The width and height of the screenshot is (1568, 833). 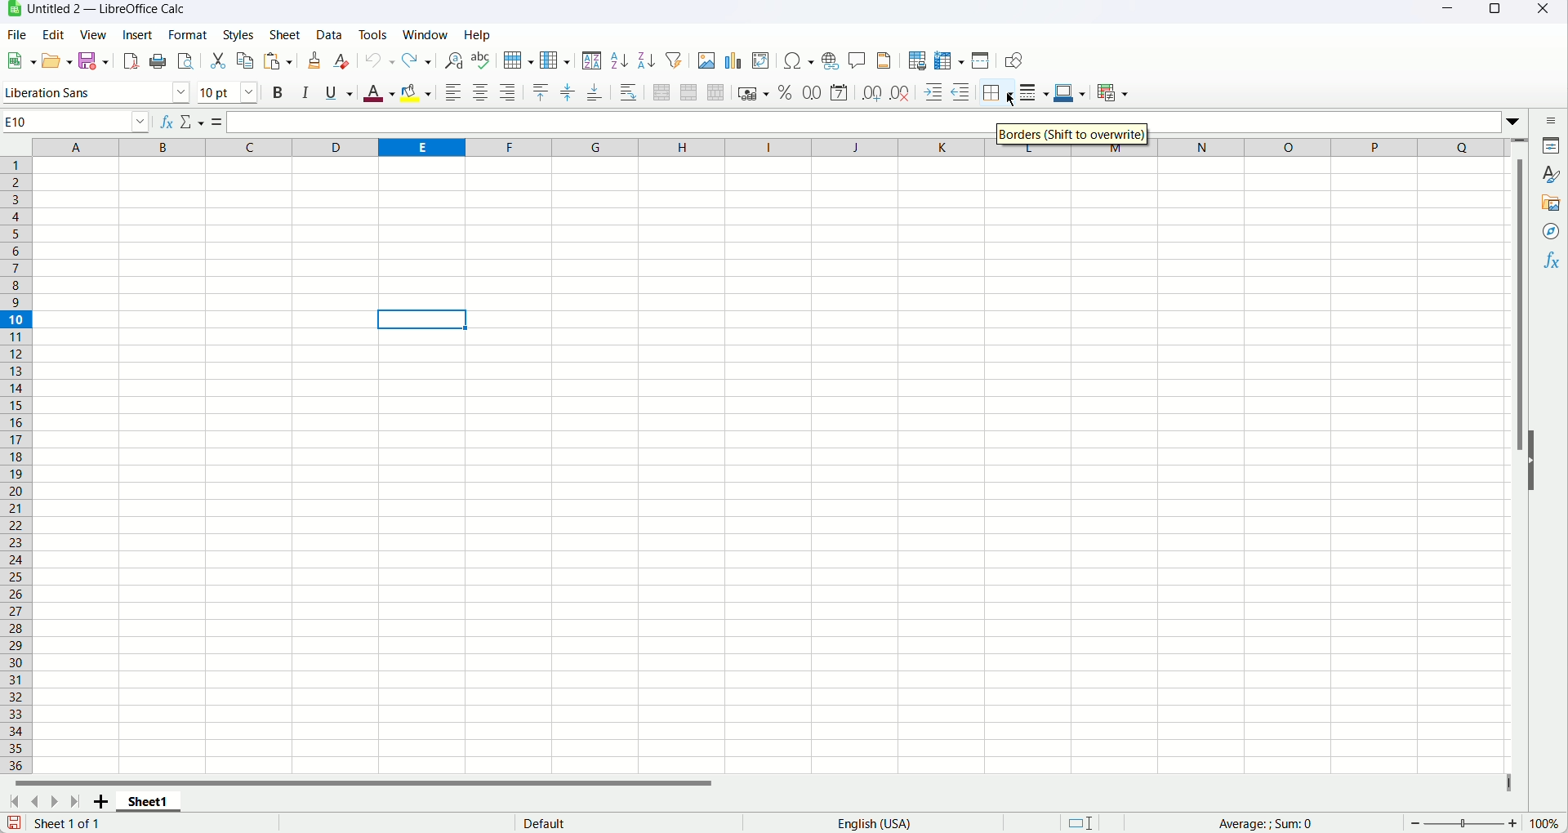 I want to click on fx, so click(x=167, y=119).